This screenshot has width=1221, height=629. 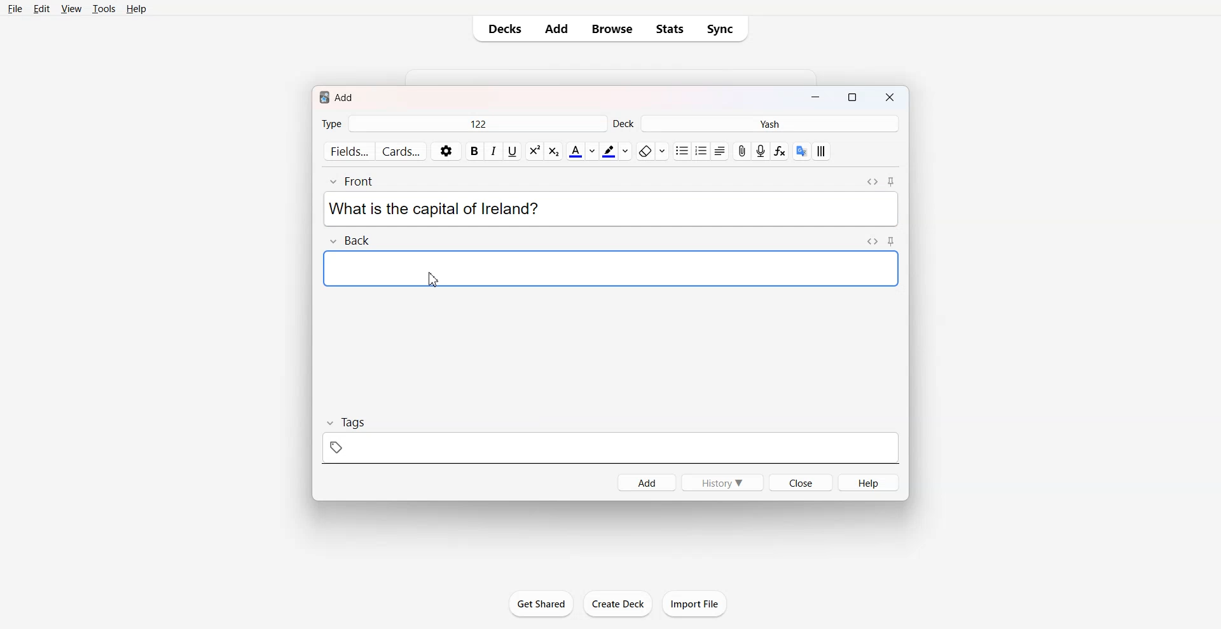 I want to click on Google Translate, so click(x=802, y=151).